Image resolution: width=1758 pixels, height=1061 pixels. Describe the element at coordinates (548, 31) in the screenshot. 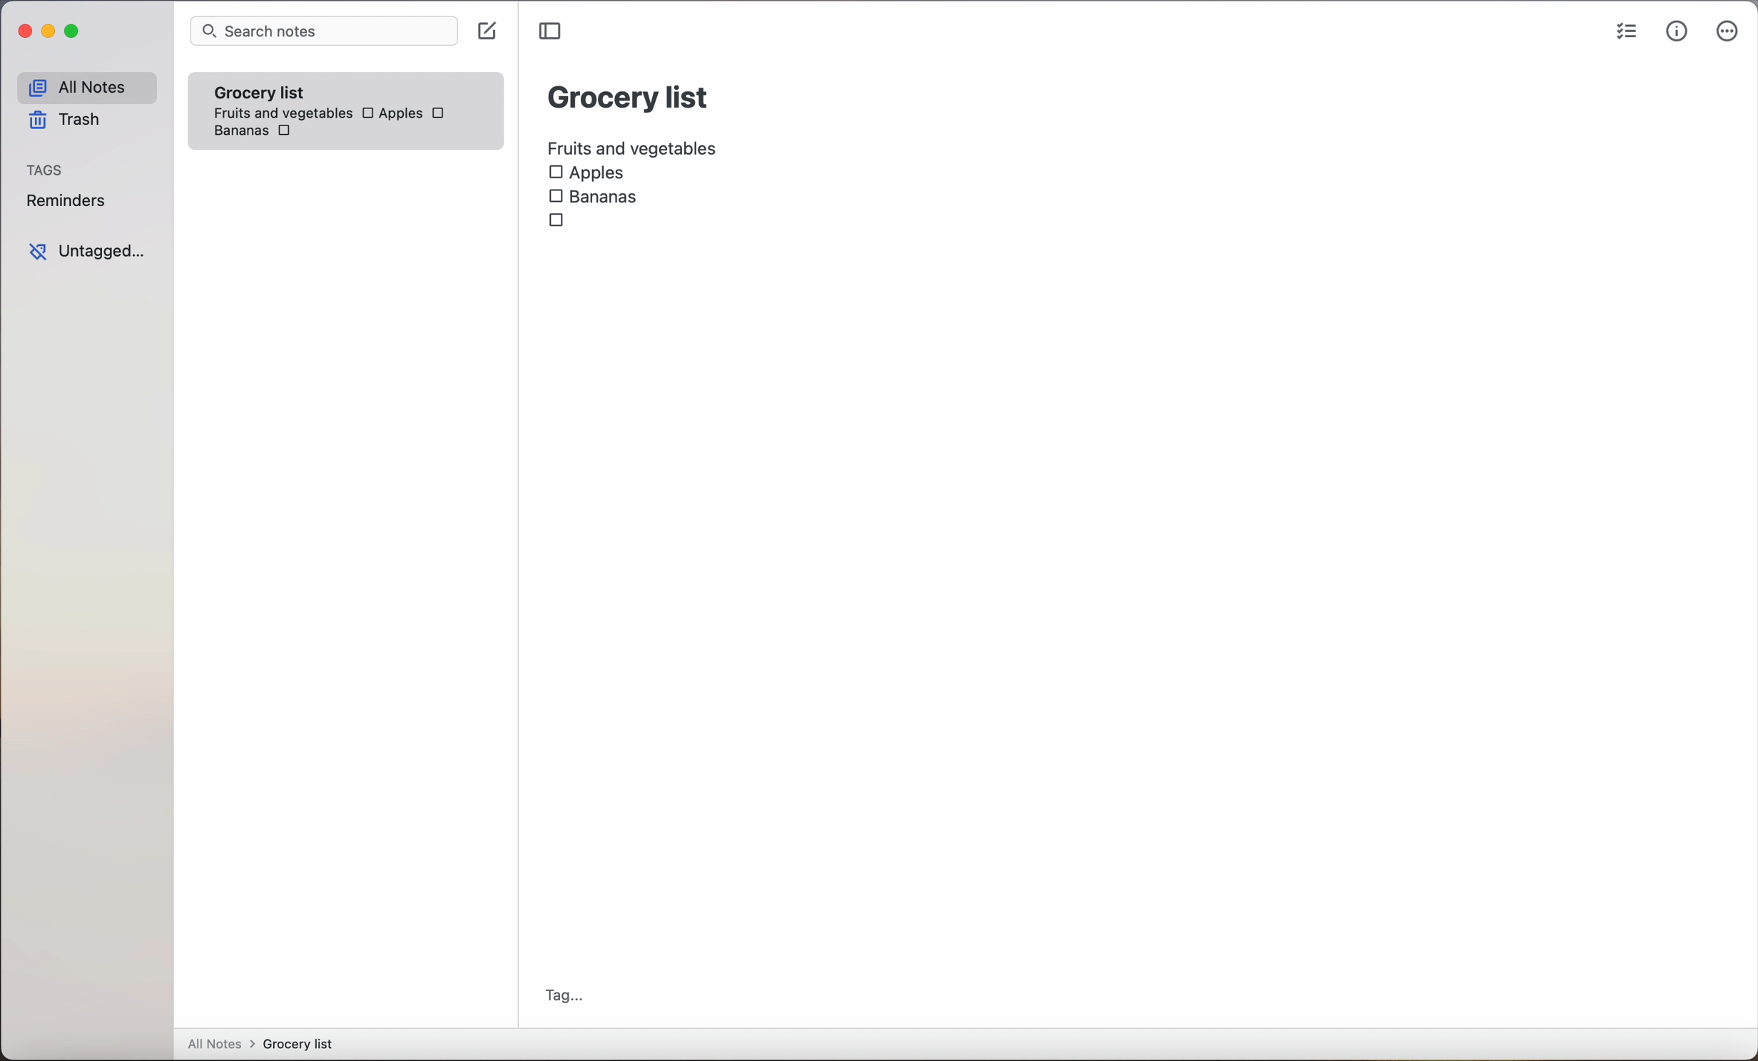

I see `toggle sidebar` at that location.